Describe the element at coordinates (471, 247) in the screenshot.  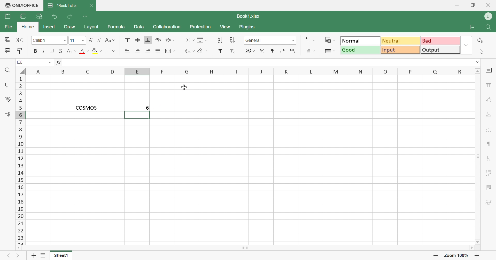
I see `Scroll right` at that location.